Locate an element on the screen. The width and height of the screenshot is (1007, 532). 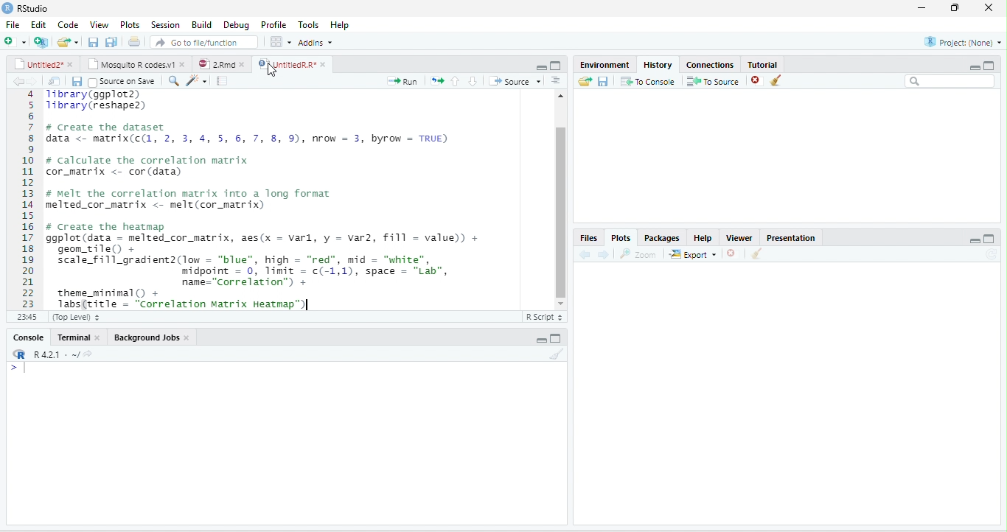
document is located at coordinates (133, 41).